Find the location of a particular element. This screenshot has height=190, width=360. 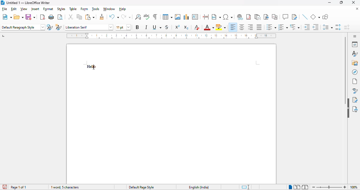

zoom out is located at coordinates (313, 187).